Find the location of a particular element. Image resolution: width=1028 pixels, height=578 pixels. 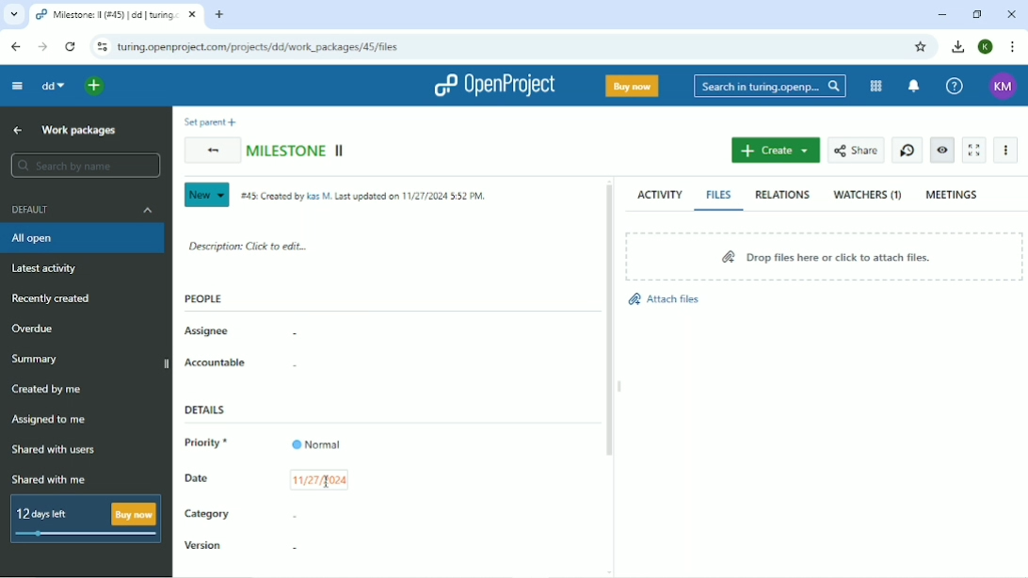

Category is located at coordinates (207, 516).